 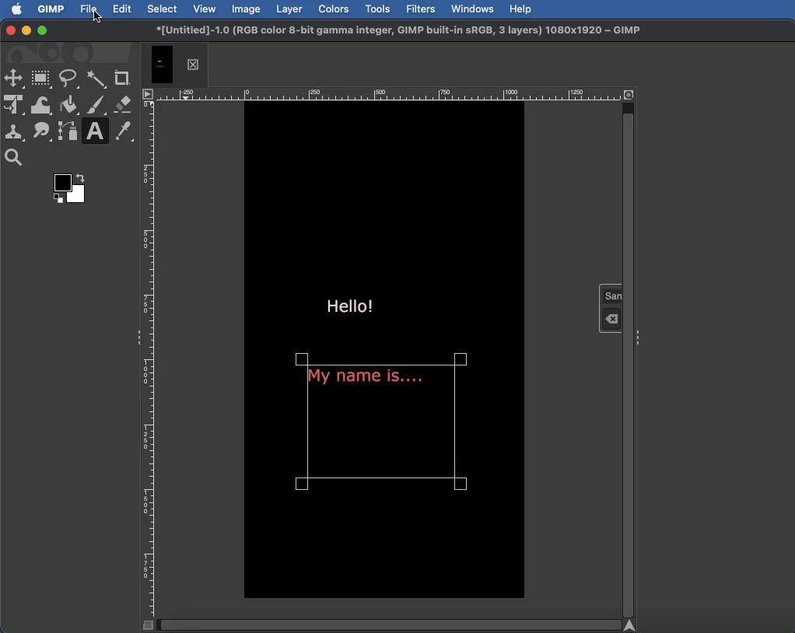 What do you see at coordinates (473, 9) in the screenshot?
I see `Windows` at bounding box center [473, 9].